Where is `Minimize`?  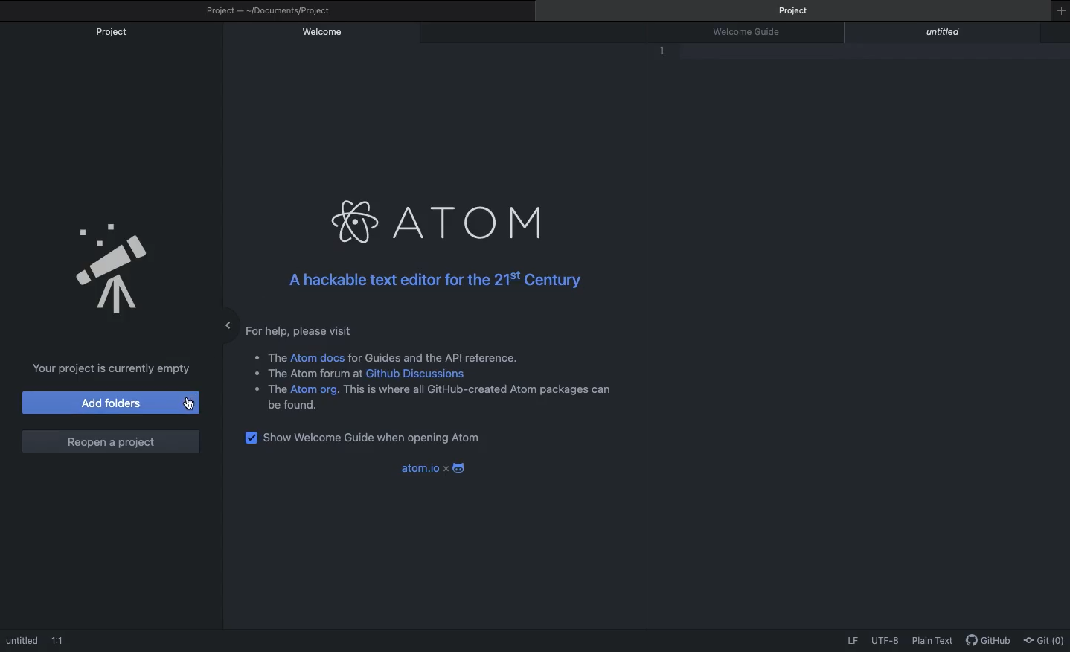
Minimize is located at coordinates (231, 322).